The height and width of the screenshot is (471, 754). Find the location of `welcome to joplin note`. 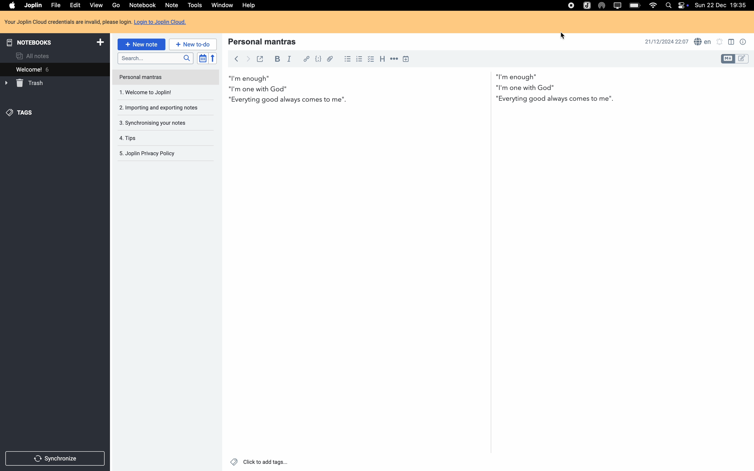

welcome to joplin note is located at coordinates (149, 93).